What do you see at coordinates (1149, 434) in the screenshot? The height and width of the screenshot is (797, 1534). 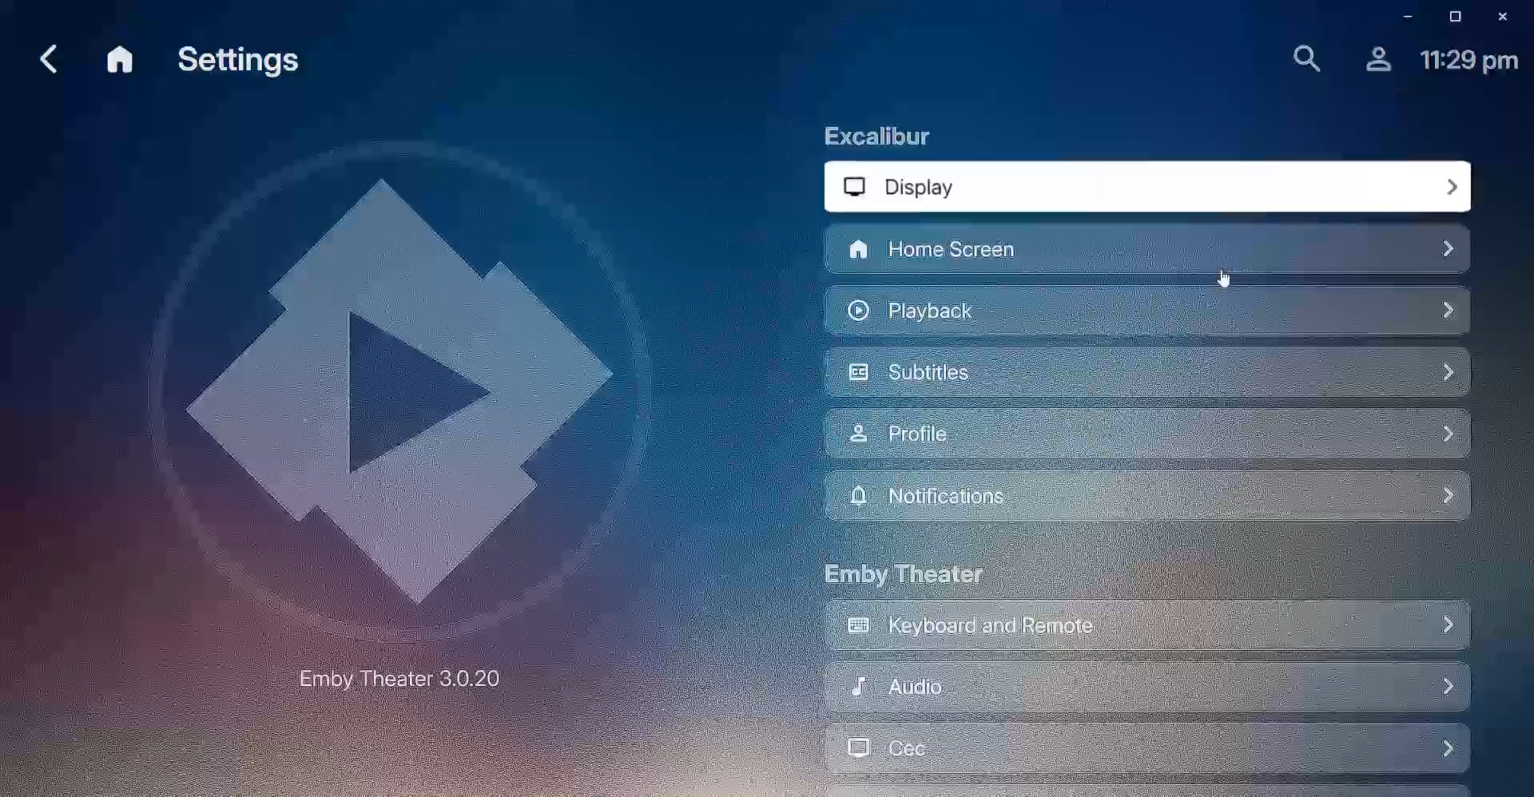 I see `Profile` at bounding box center [1149, 434].